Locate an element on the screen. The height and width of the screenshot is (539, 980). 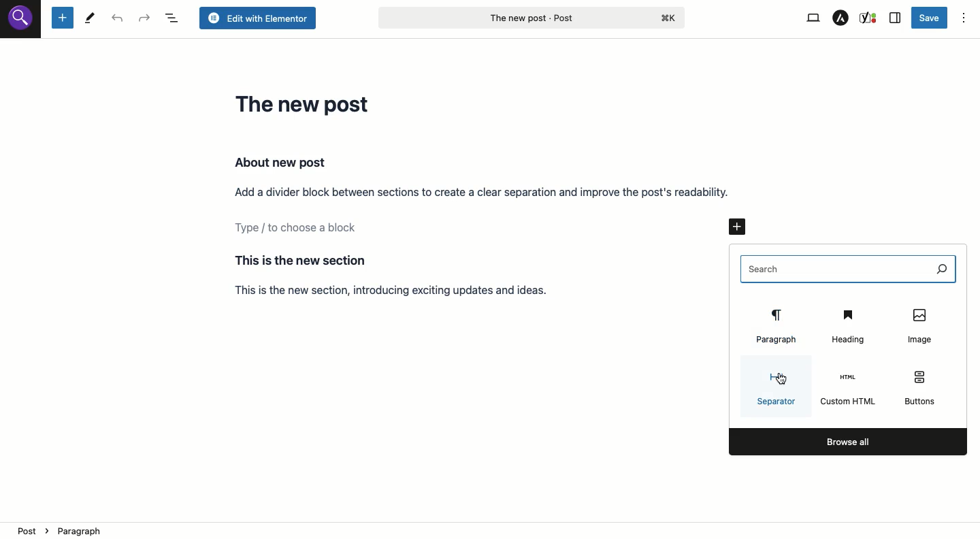
Tools is located at coordinates (90, 19).